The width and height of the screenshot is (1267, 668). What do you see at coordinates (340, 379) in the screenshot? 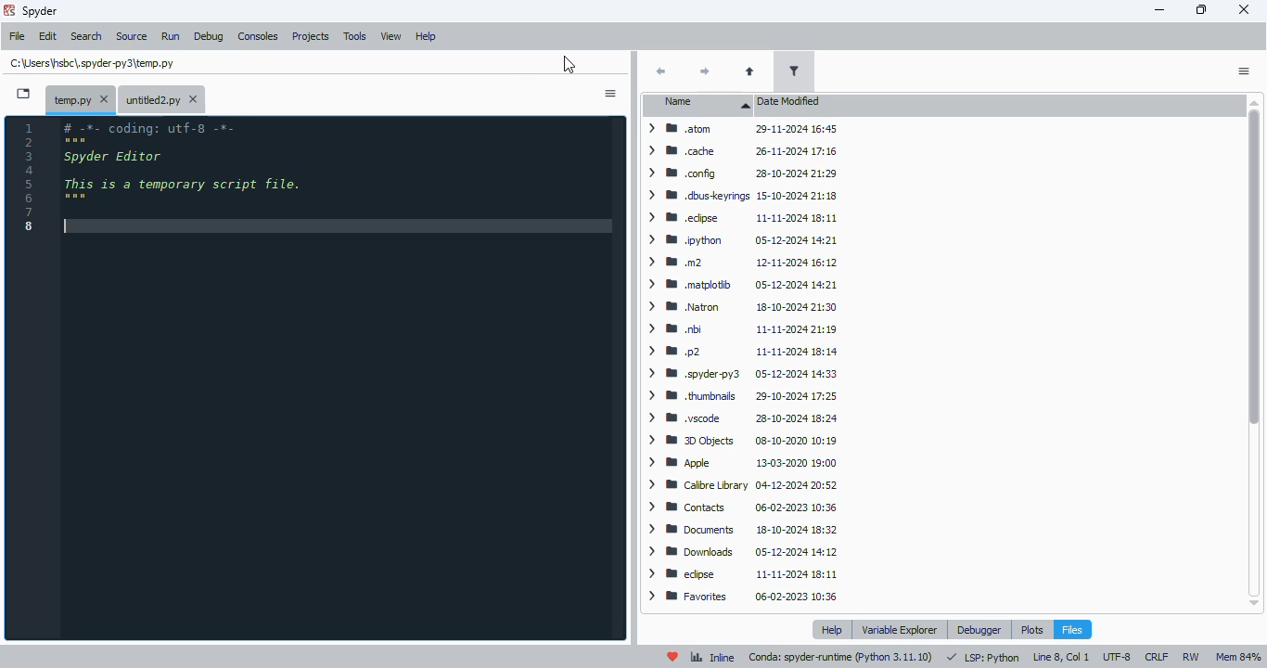
I see `editor` at bounding box center [340, 379].